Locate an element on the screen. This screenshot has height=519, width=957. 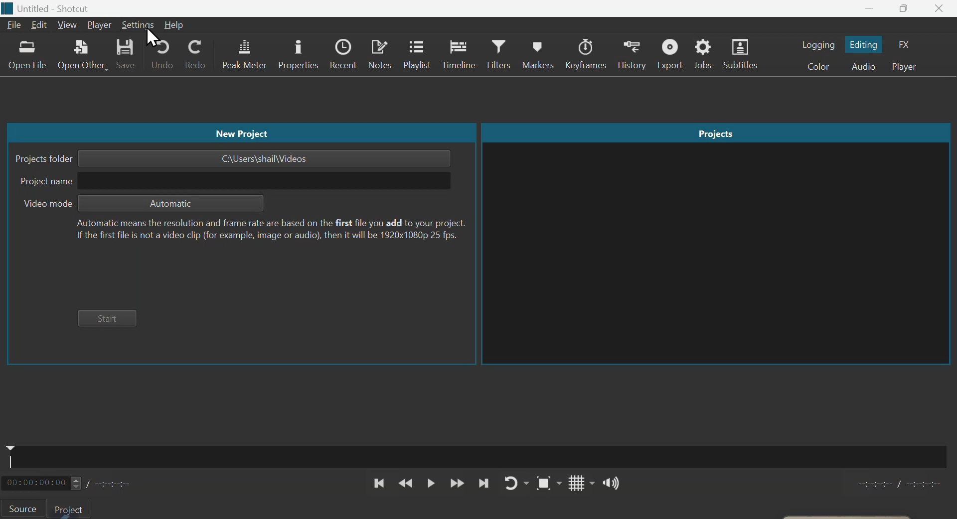
Timeline is located at coordinates (462, 55).